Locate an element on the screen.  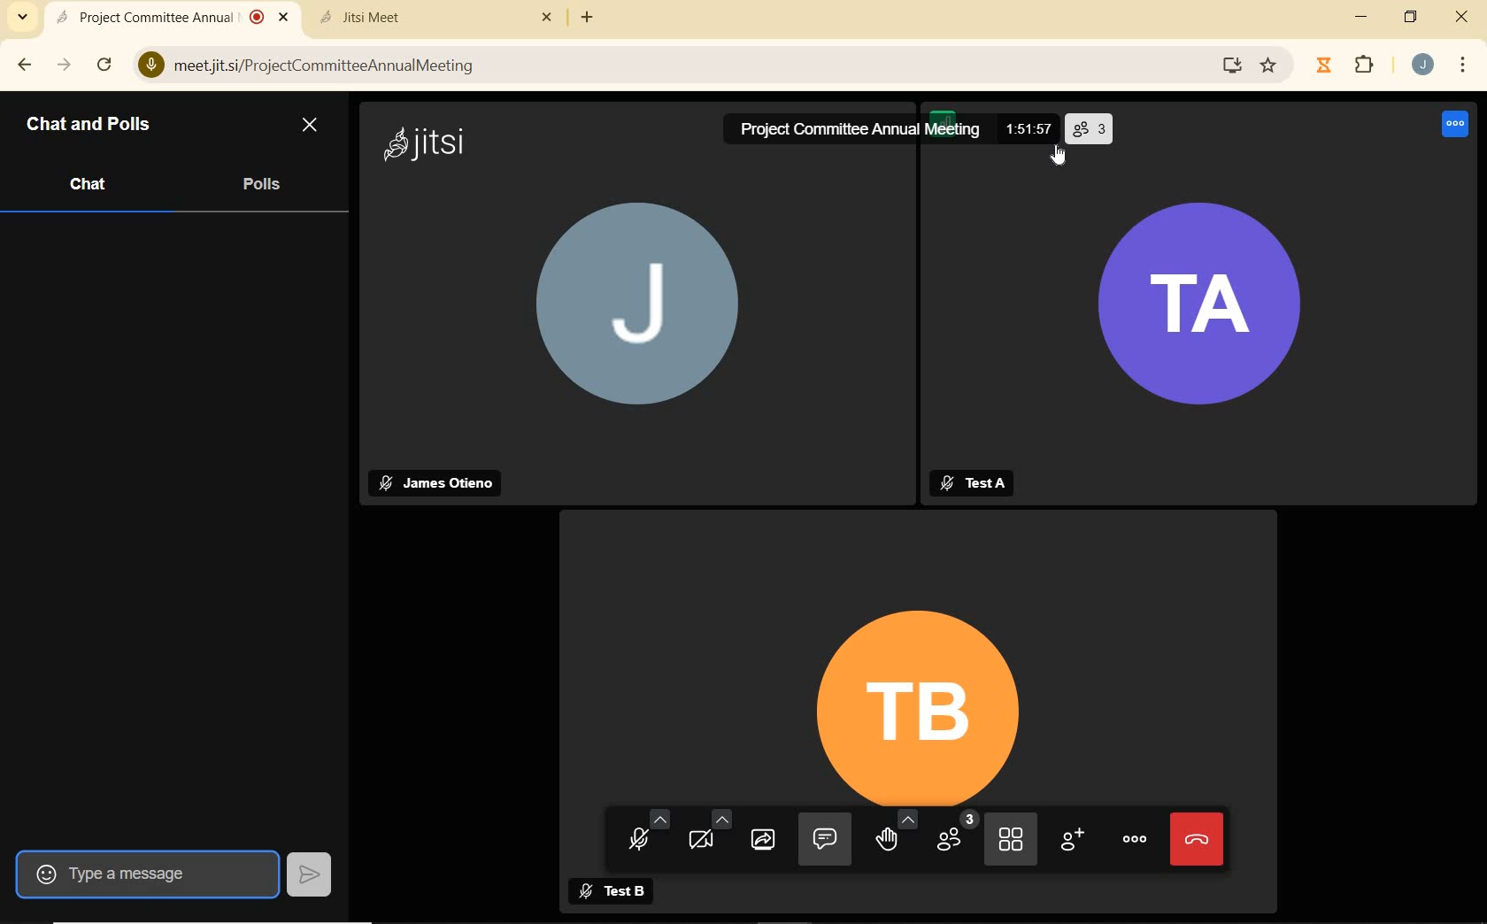
camera is located at coordinates (708, 835).